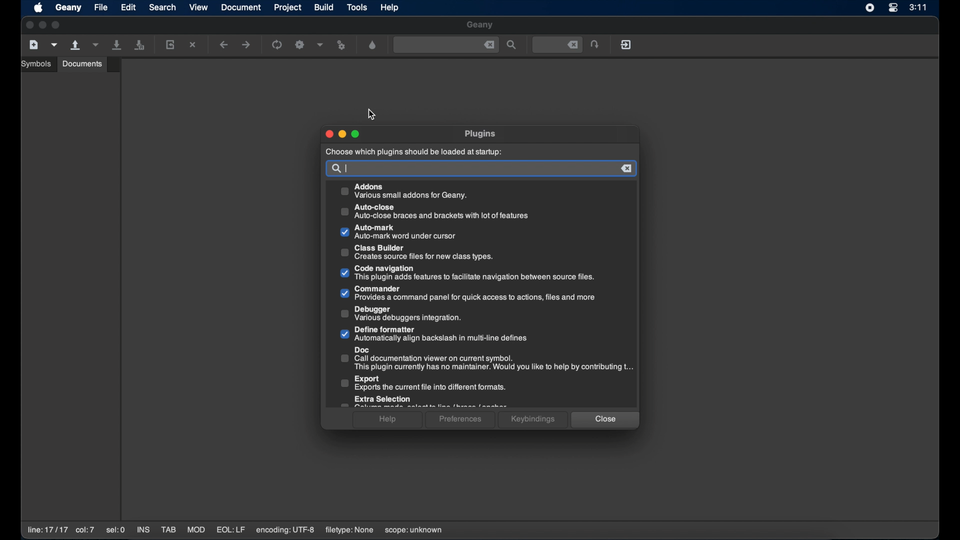 The height and width of the screenshot is (540, 960). What do you see at coordinates (356, 134) in the screenshot?
I see `maximize` at bounding box center [356, 134].